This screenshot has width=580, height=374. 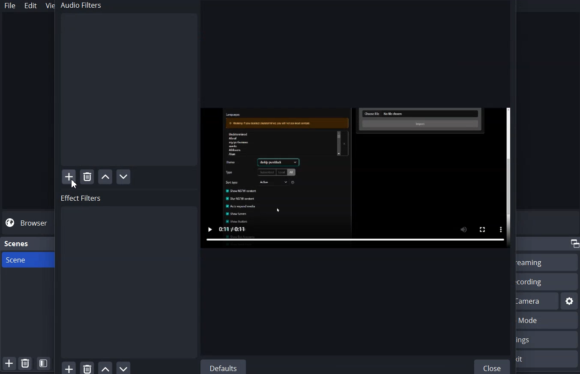 What do you see at coordinates (105, 368) in the screenshot?
I see `Move Filter Up` at bounding box center [105, 368].